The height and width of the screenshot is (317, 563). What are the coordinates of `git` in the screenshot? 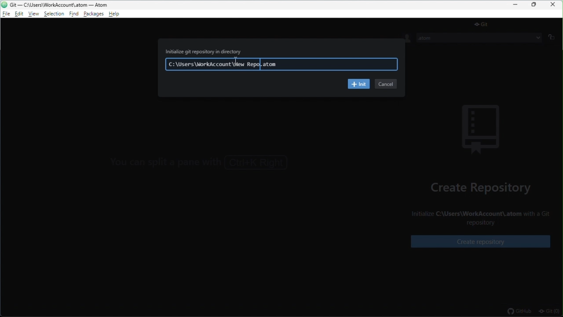 It's located at (485, 23).